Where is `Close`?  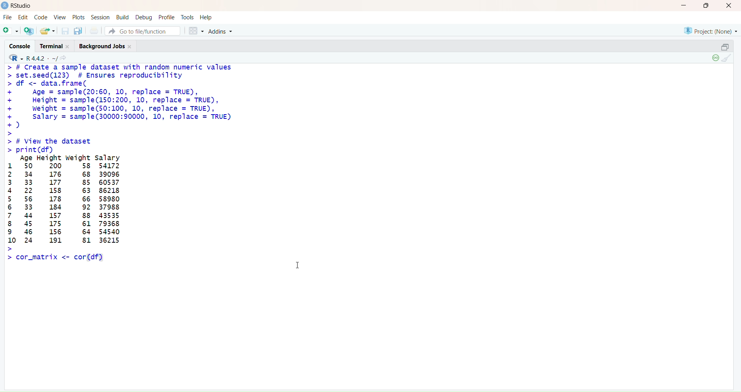
Close is located at coordinates (728, 7).